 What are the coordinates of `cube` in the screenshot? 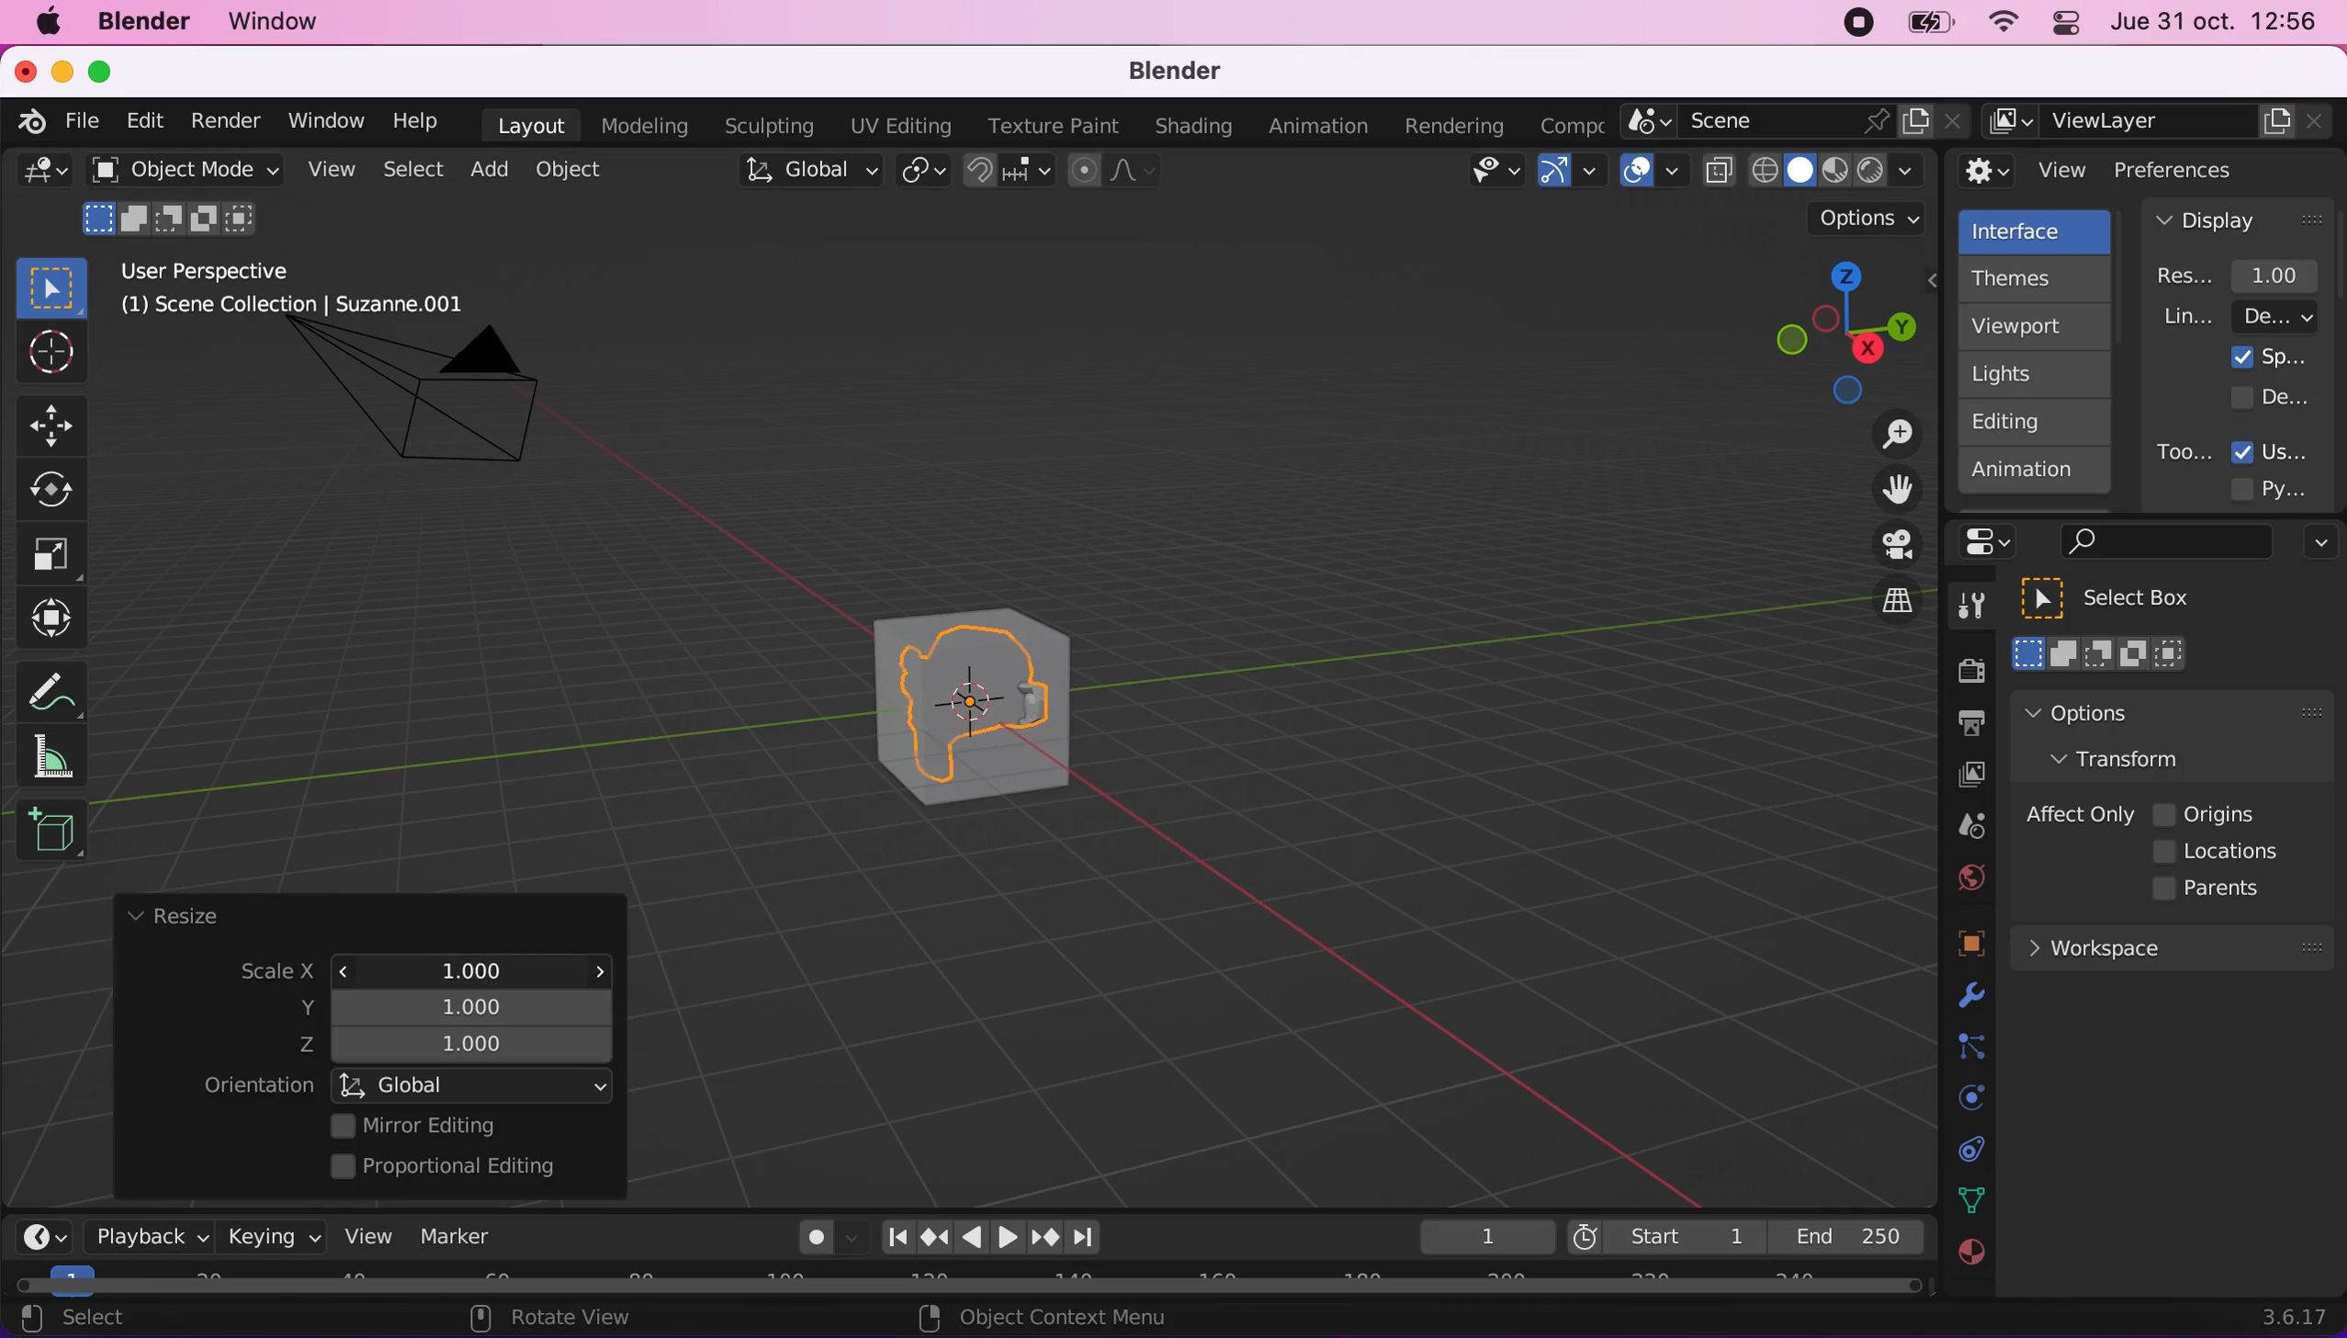 It's located at (1014, 709).